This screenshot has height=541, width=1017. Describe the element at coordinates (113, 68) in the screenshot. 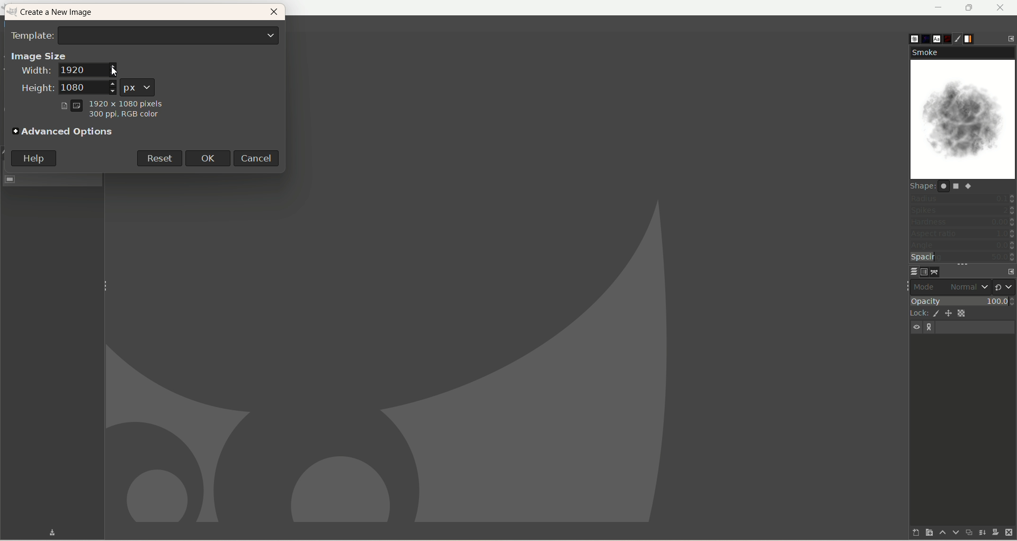

I see `cursor` at that location.